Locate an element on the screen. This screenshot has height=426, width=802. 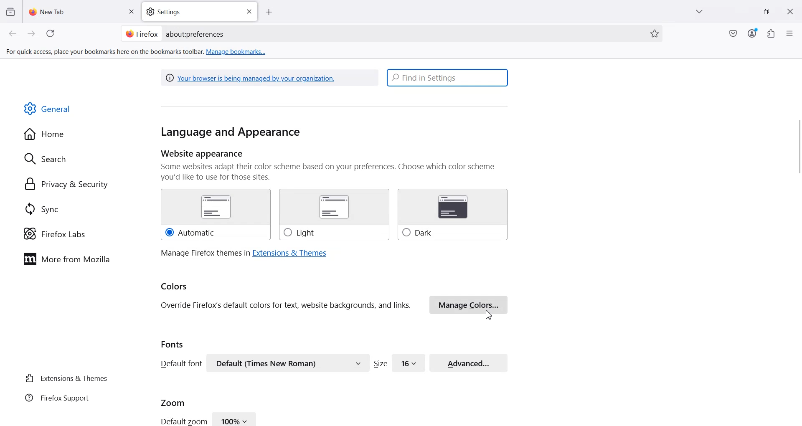
DropDown Box is located at coordinates (701, 12).